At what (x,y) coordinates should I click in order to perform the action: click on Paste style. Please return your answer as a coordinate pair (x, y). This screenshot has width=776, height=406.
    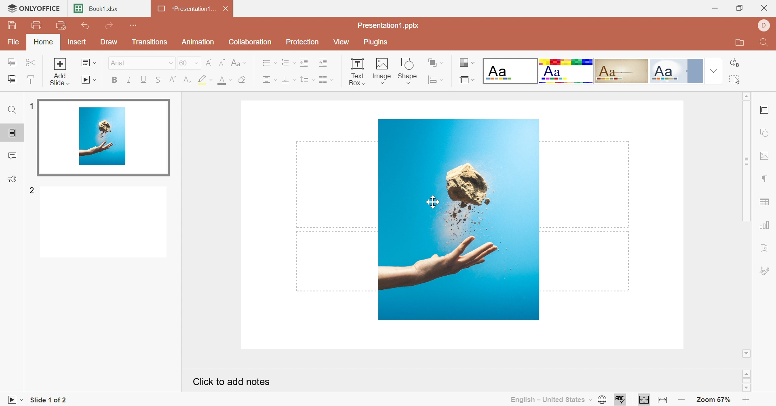
    Looking at the image, I should click on (33, 79).